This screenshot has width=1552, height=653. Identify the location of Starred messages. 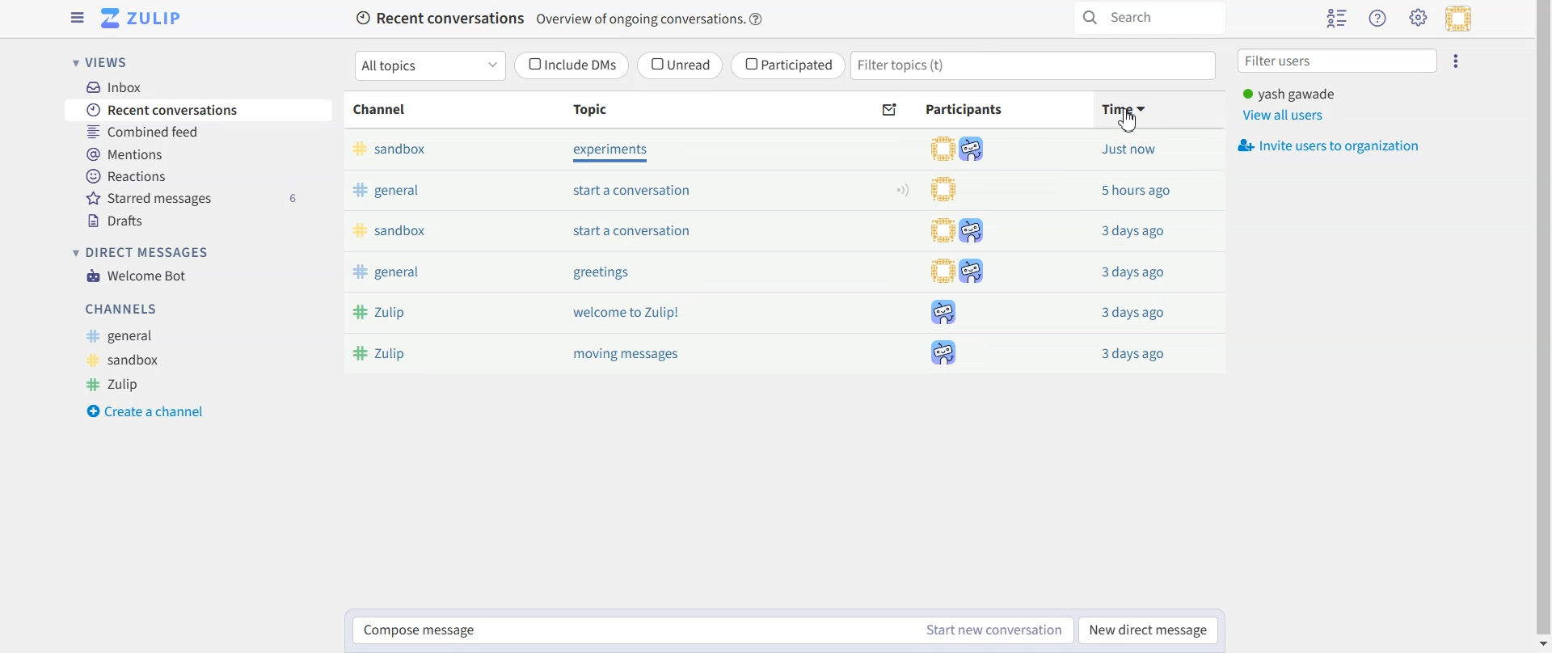
(199, 197).